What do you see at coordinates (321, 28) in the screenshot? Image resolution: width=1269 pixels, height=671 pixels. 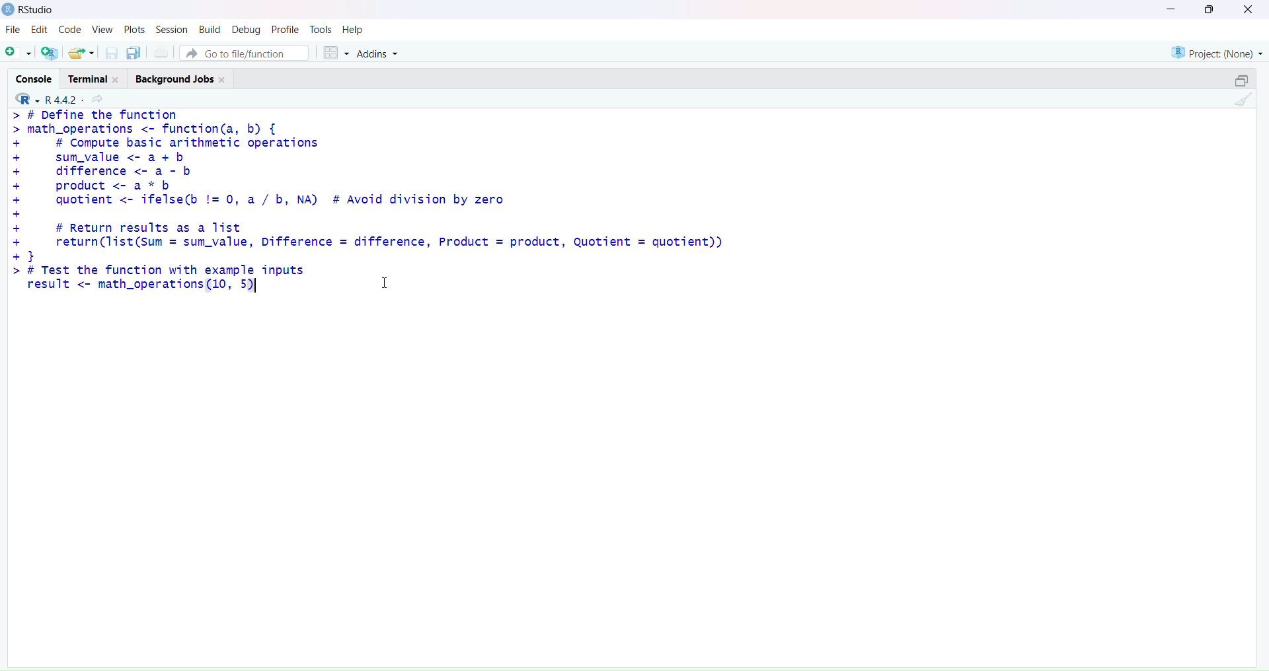 I see `Tasks` at bounding box center [321, 28].